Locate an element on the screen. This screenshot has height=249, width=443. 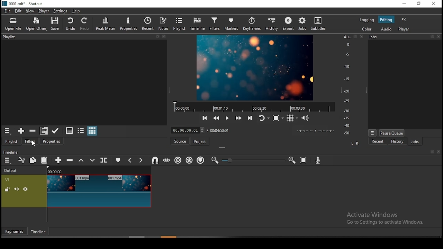
skip to previous point is located at coordinates (205, 117).